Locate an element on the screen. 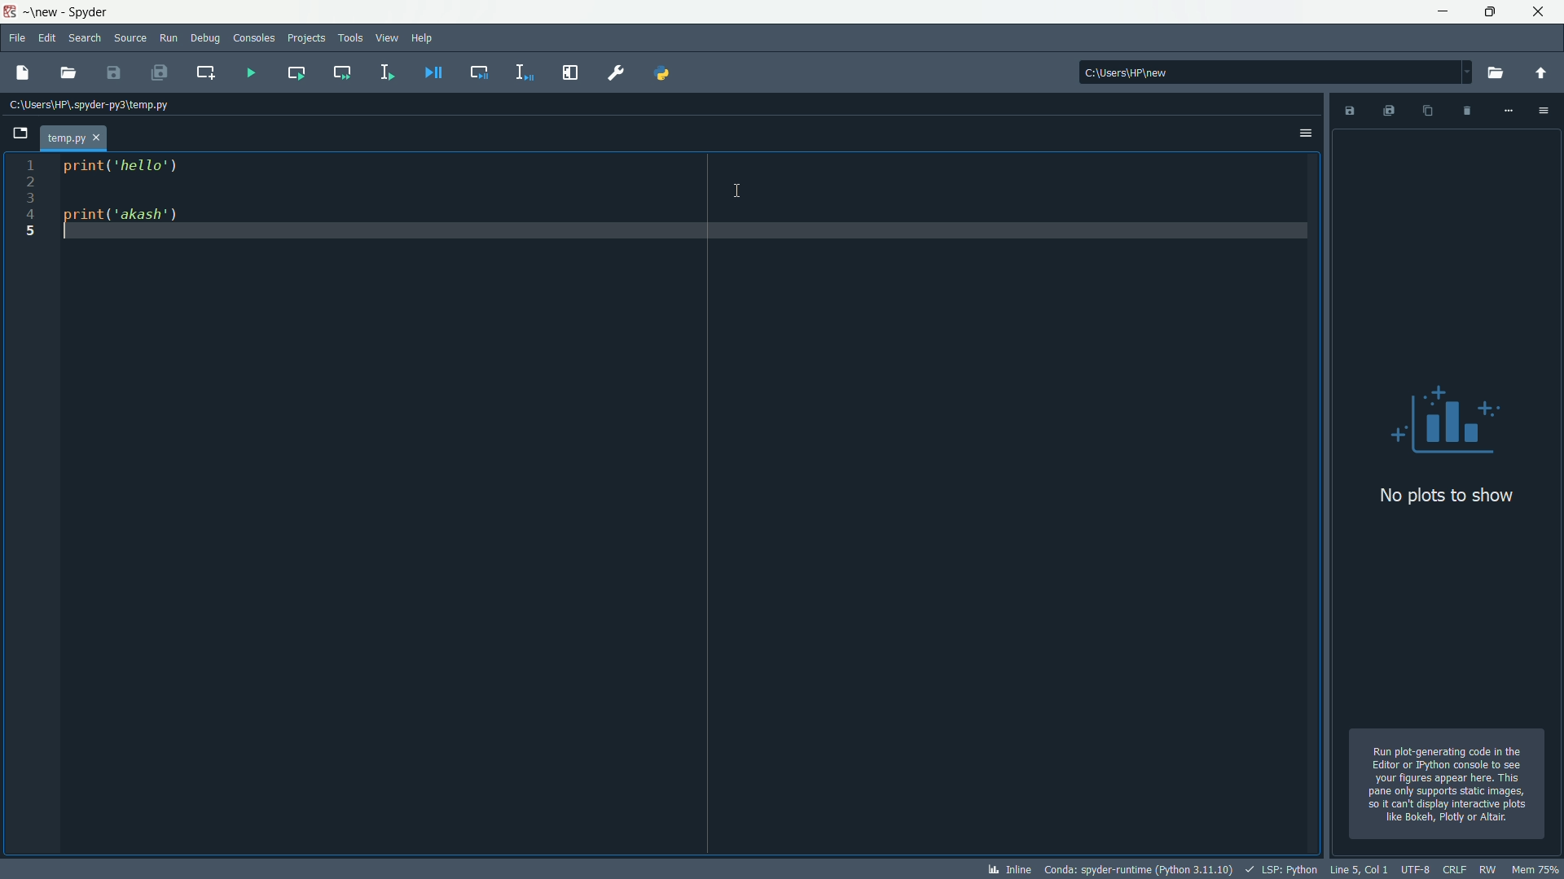 This screenshot has height=879, width=1564. minimize is located at coordinates (1436, 12).